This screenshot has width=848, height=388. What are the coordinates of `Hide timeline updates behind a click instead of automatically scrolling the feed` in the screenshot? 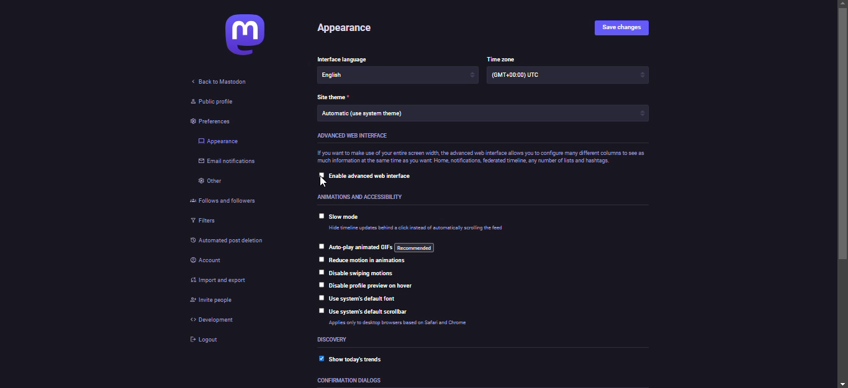 It's located at (416, 228).